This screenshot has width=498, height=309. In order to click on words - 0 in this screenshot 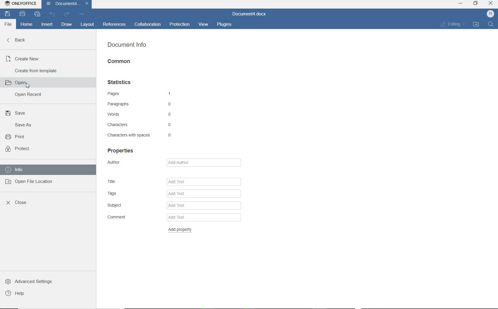, I will do `click(142, 114)`.